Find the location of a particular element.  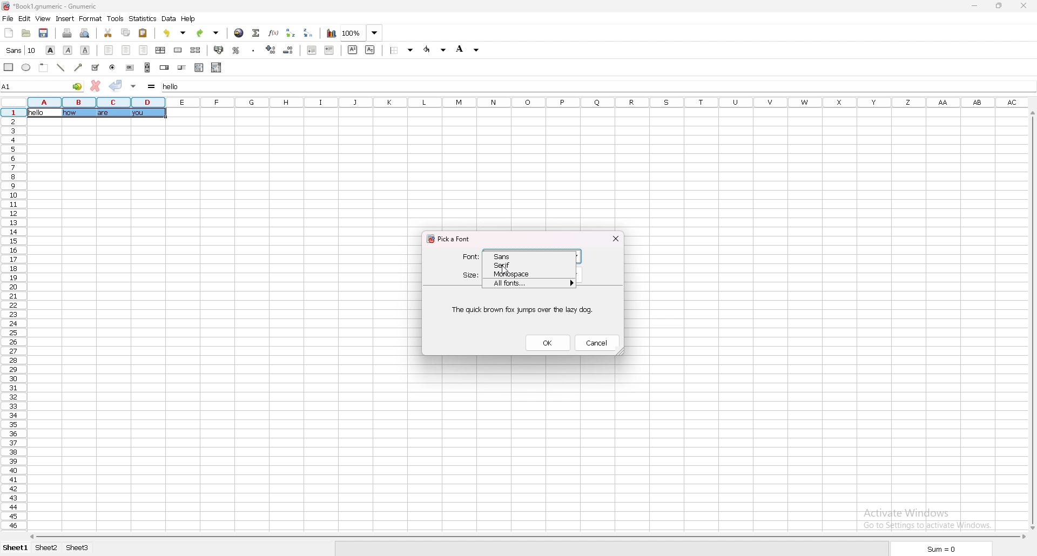

insert is located at coordinates (66, 18).